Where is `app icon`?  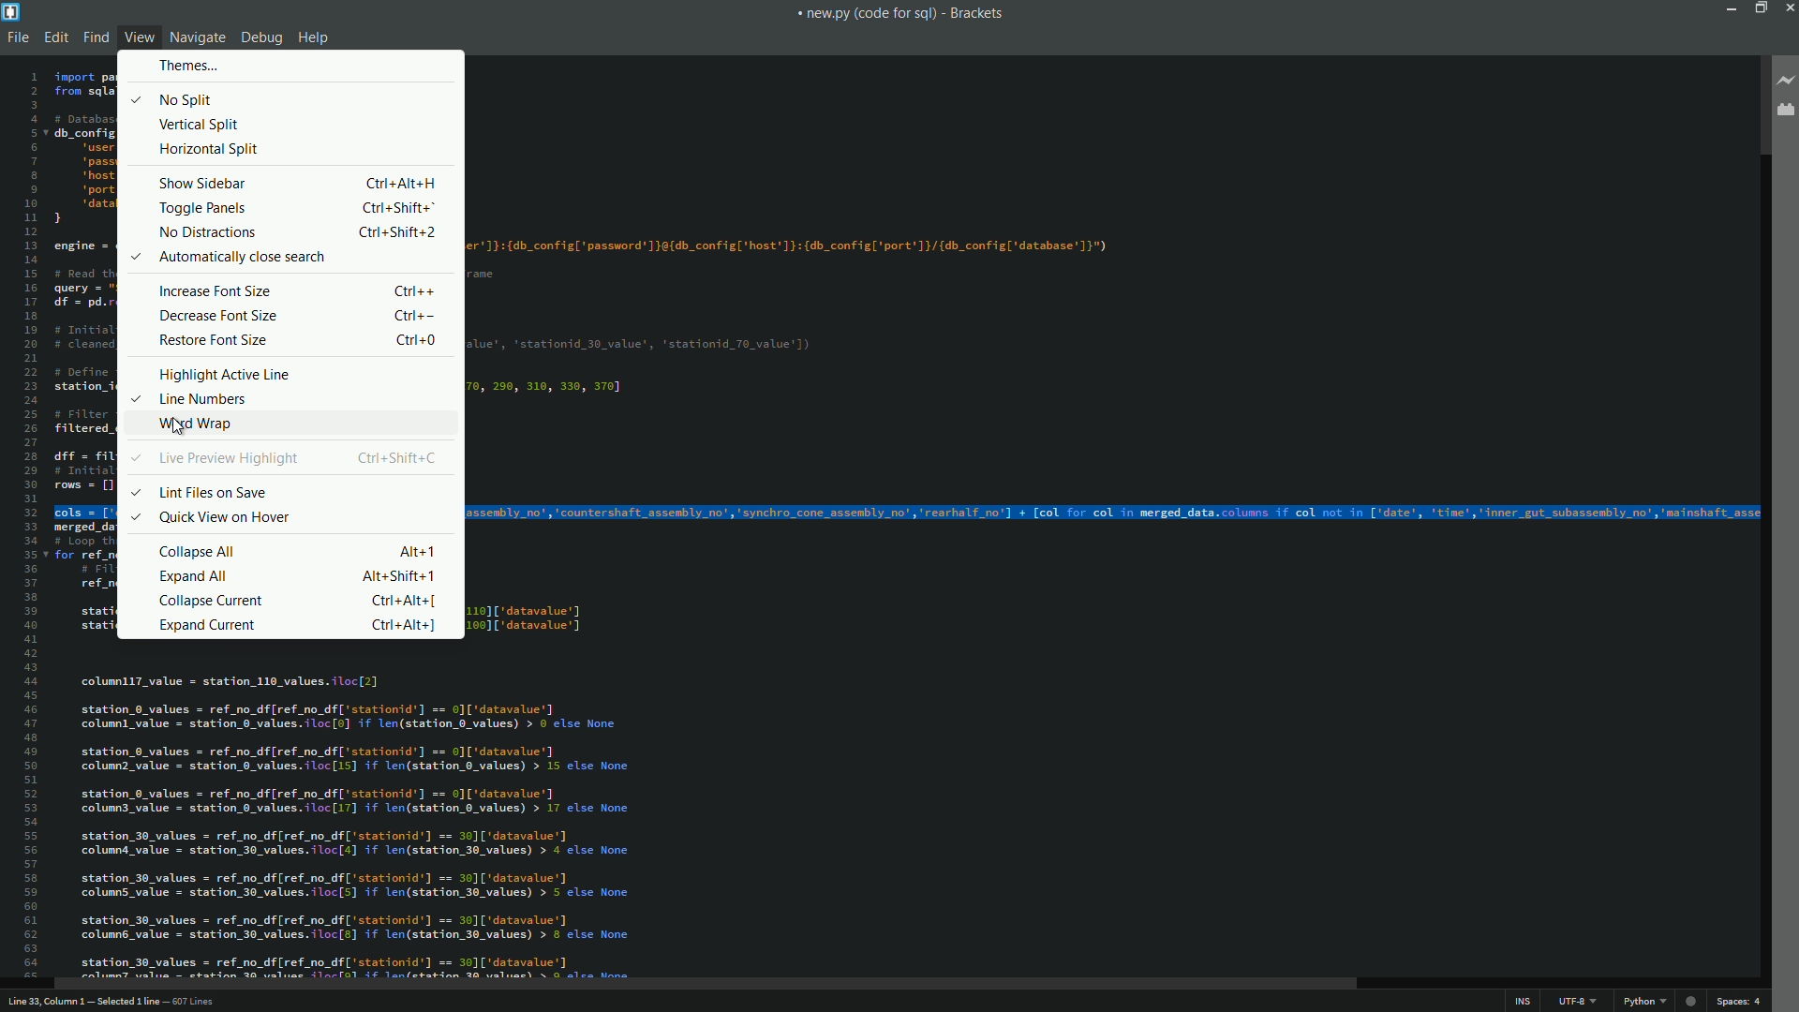
app icon is located at coordinates (11, 11).